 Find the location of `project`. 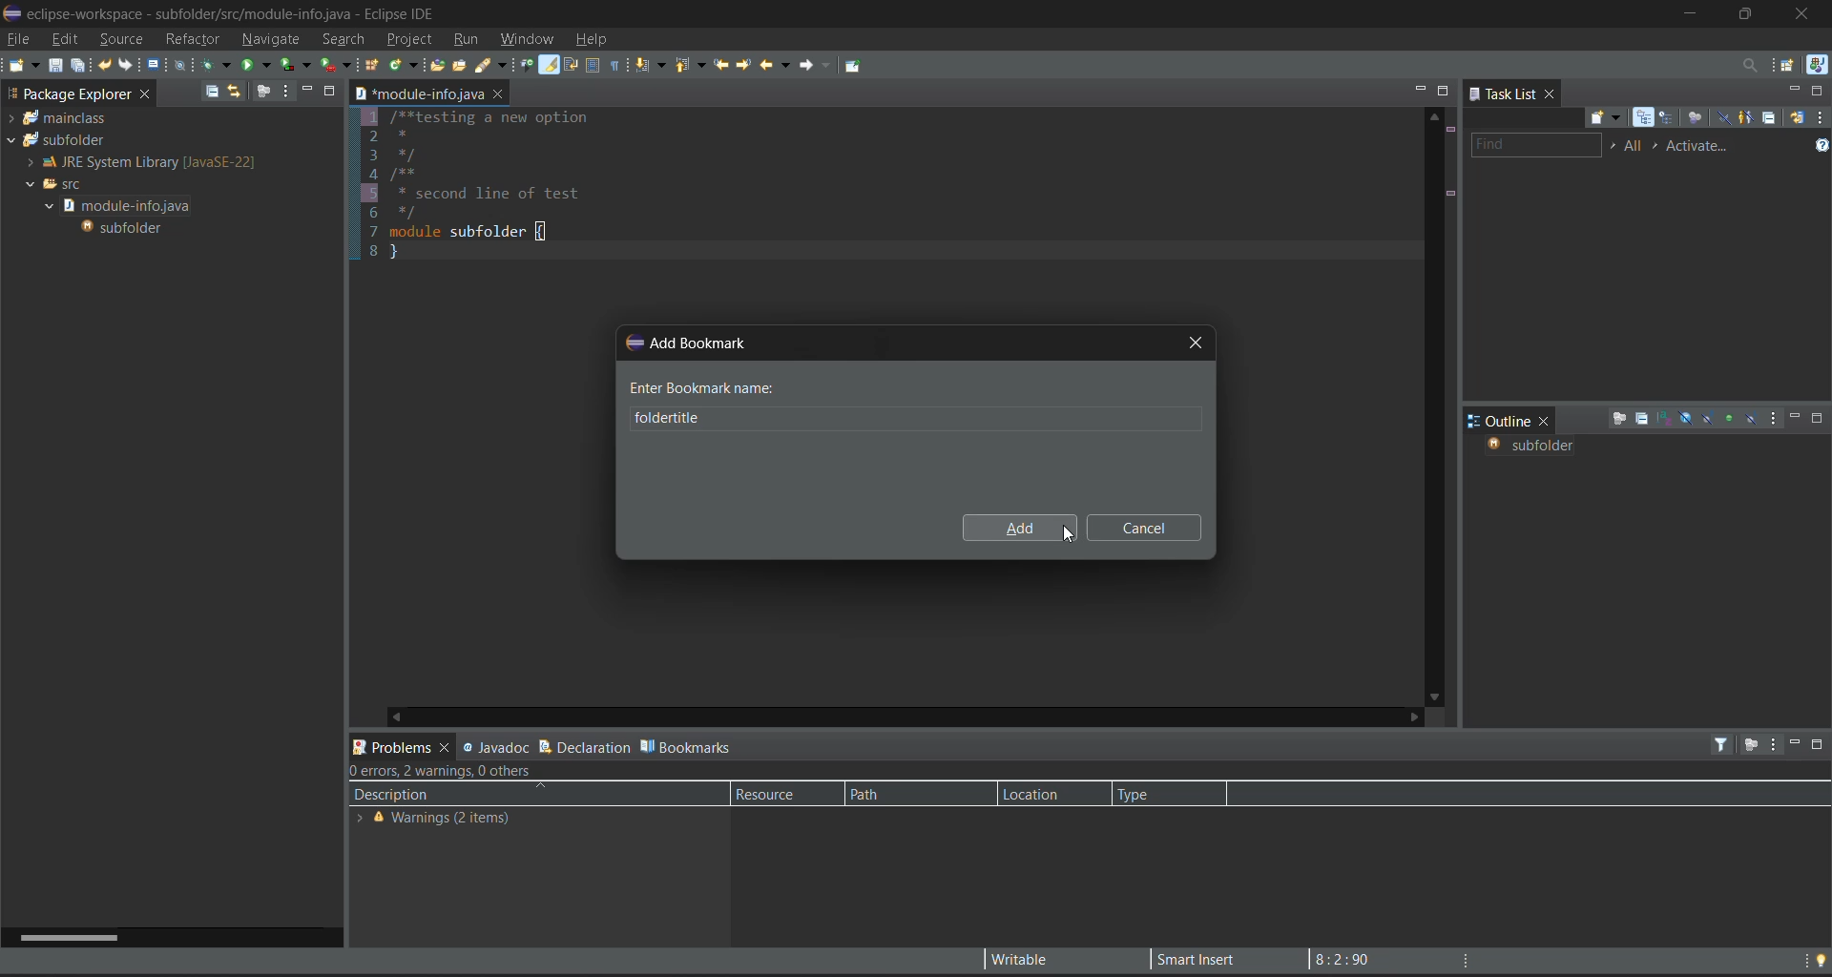

project is located at coordinates (409, 38).